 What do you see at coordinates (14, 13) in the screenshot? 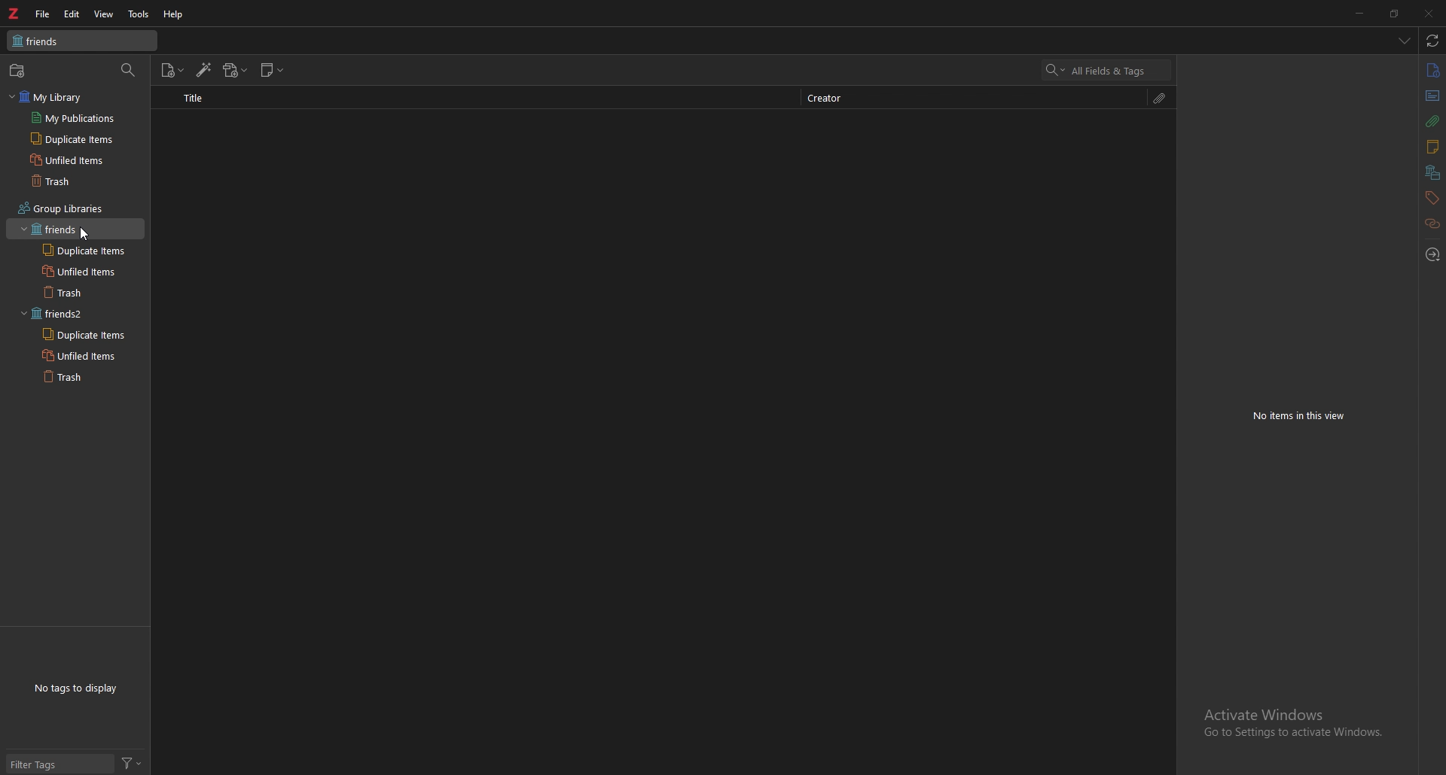
I see `zotero` at bounding box center [14, 13].